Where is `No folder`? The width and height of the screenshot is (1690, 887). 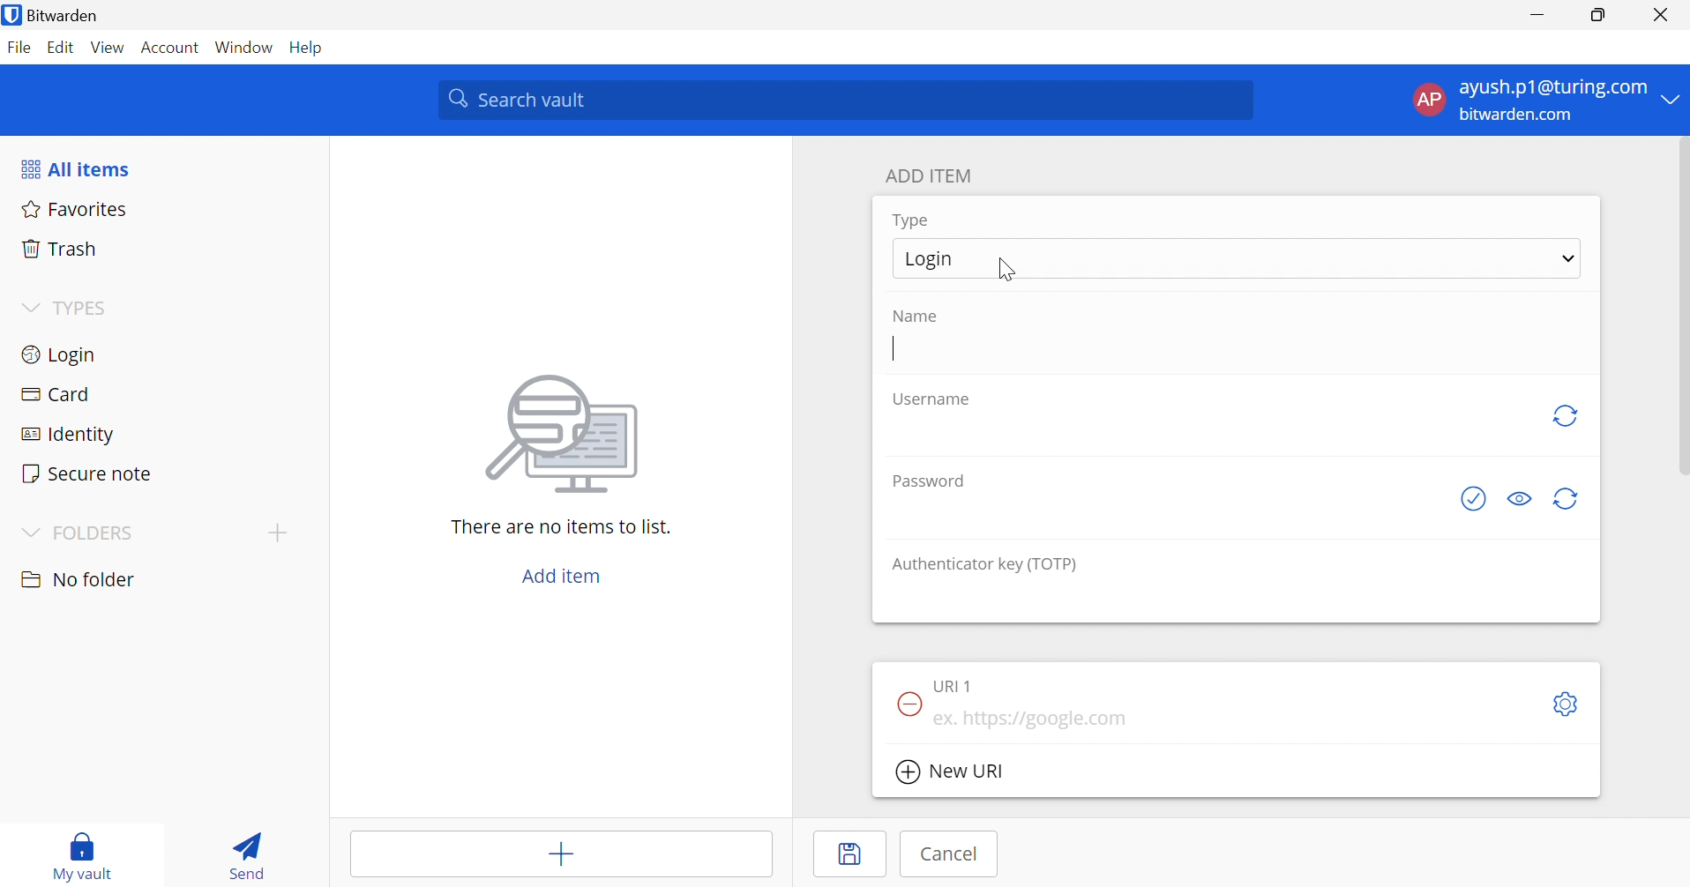 No folder is located at coordinates (81, 579).